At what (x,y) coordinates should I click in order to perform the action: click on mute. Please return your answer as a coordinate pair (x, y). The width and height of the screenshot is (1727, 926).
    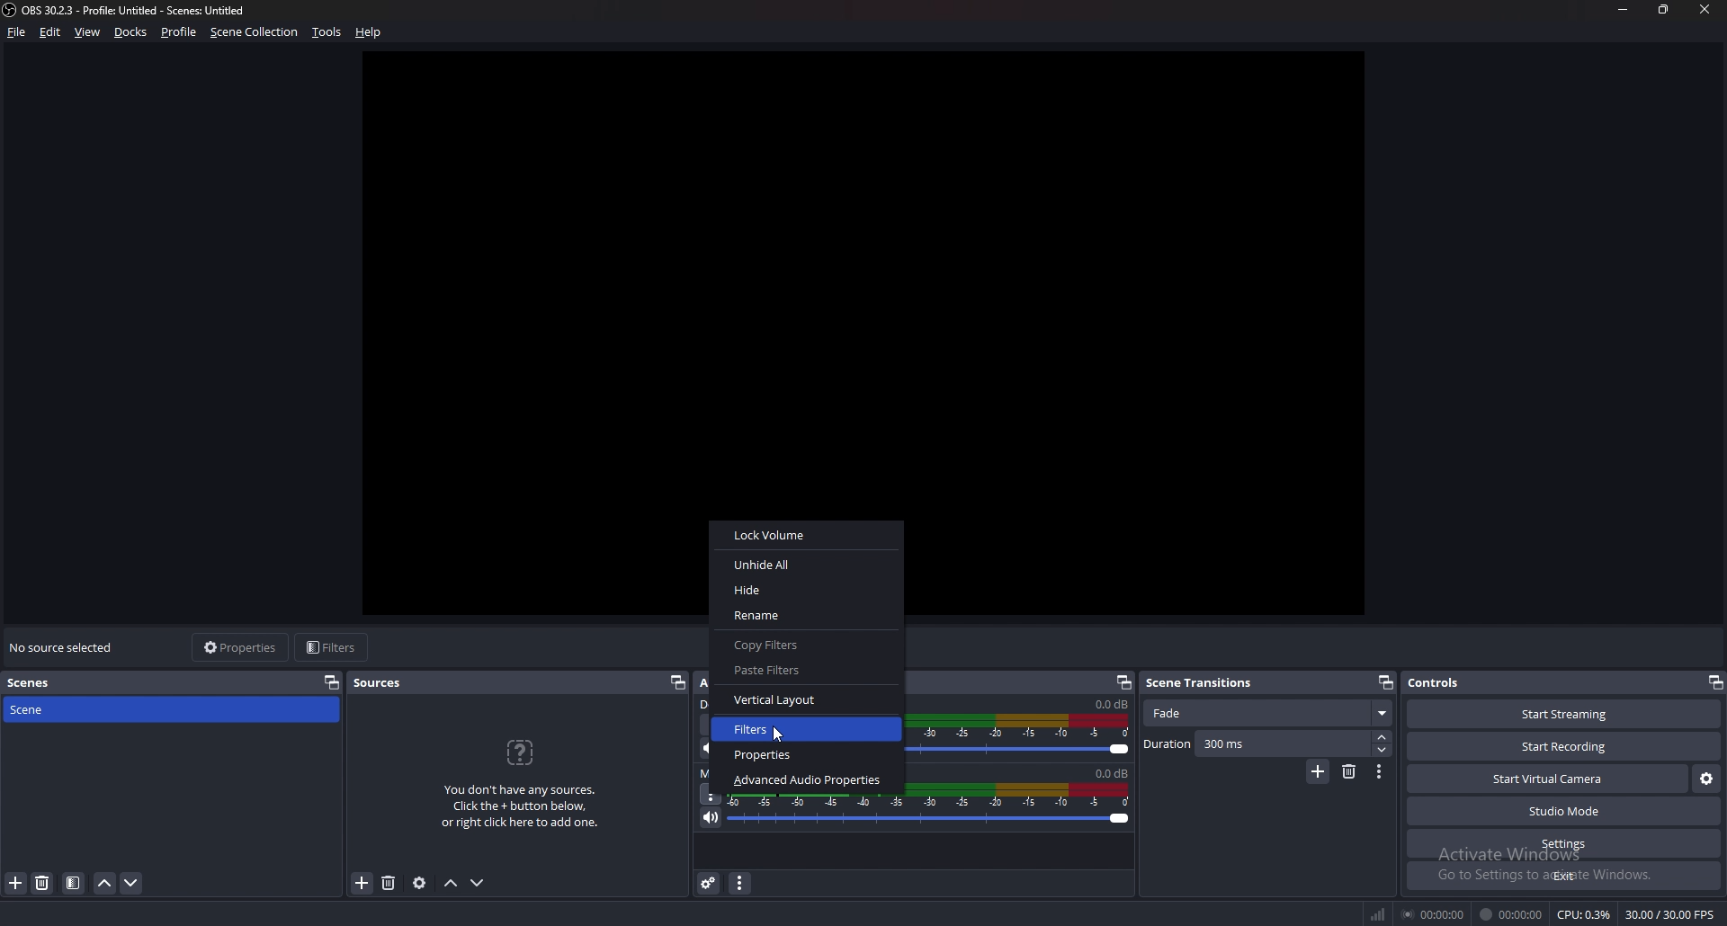
    Looking at the image, I should click on (711, 818).